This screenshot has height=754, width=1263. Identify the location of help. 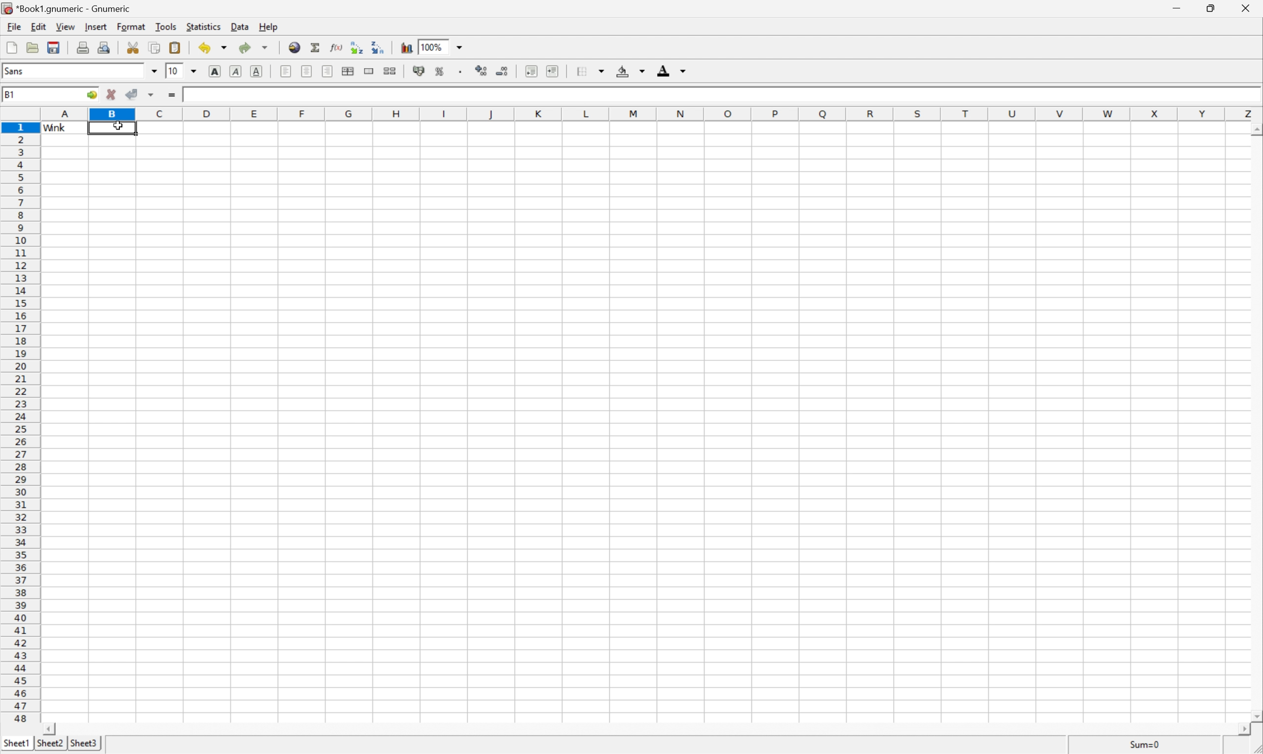
(268, 28).